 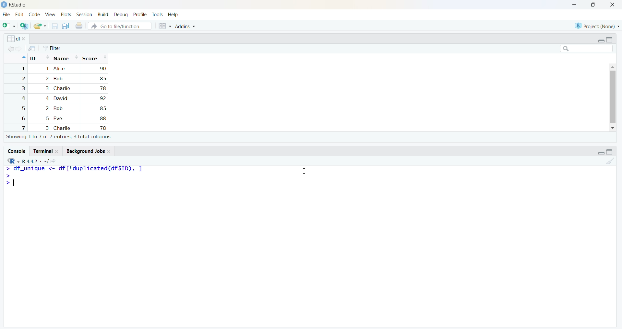 I want to click on minimize, so click(x=601, y=40).